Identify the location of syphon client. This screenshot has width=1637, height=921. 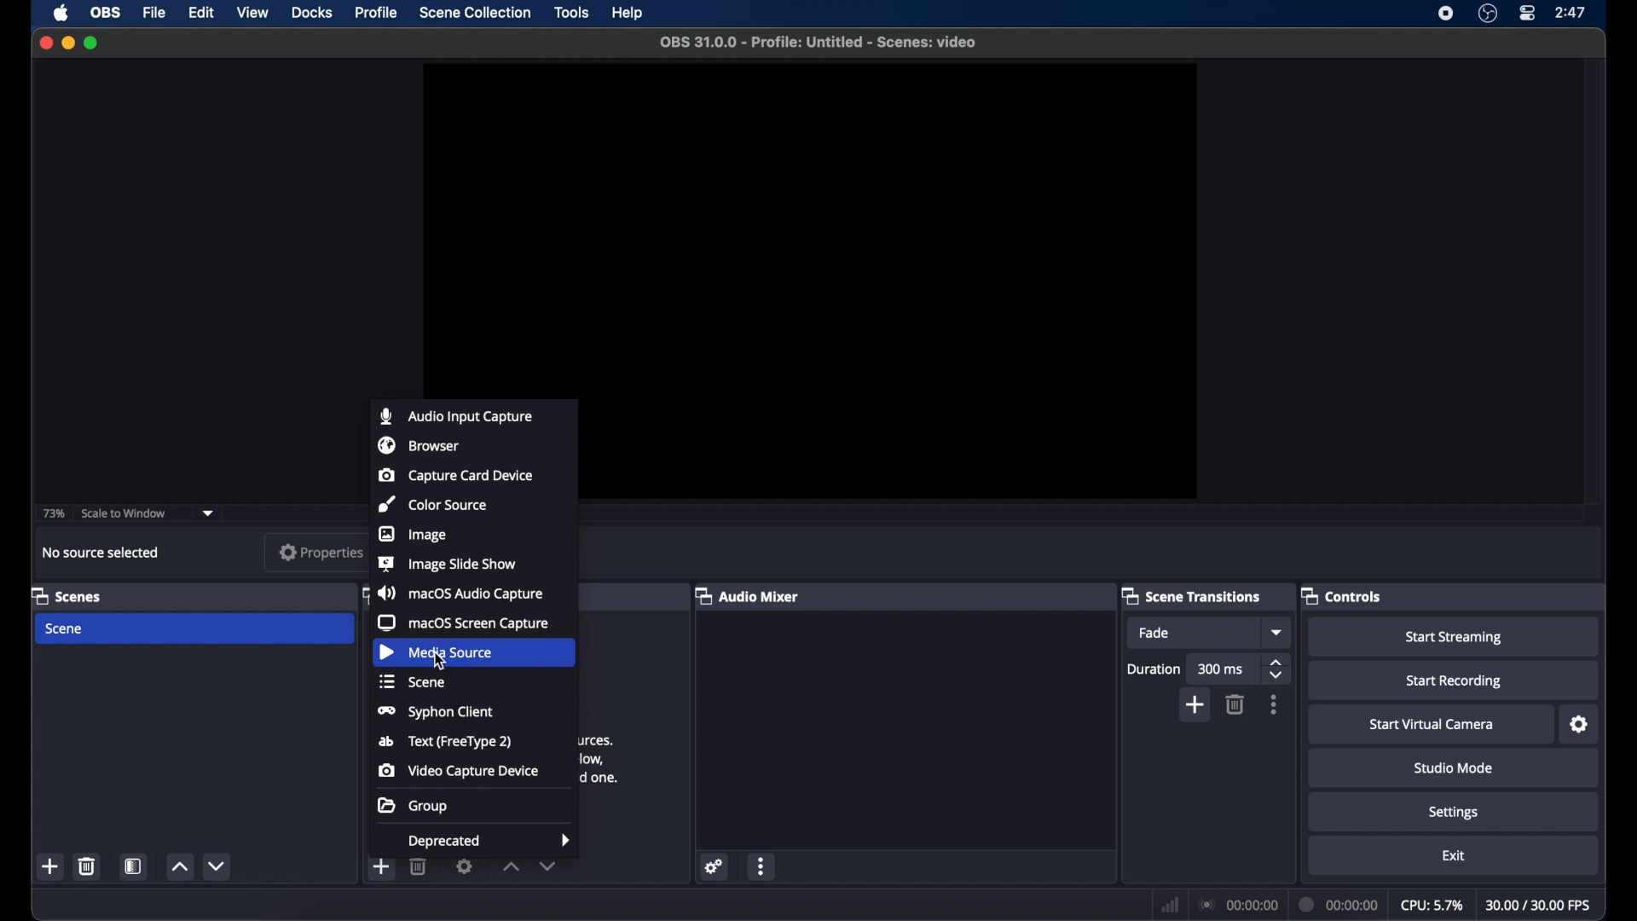
(436, 713).